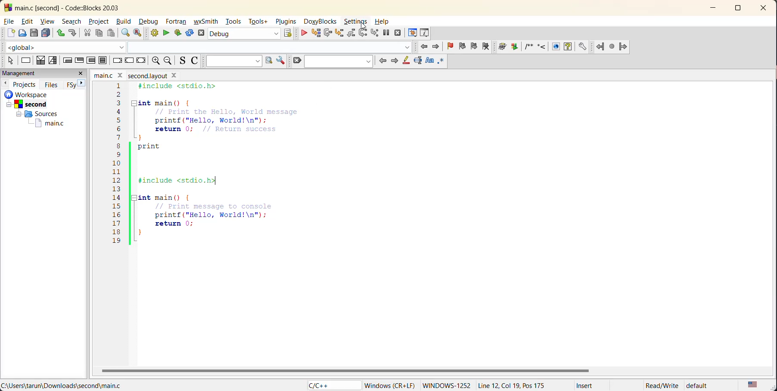  Describe the element at coordinates (385, 22) in the screenshot. I see `help` at that location.